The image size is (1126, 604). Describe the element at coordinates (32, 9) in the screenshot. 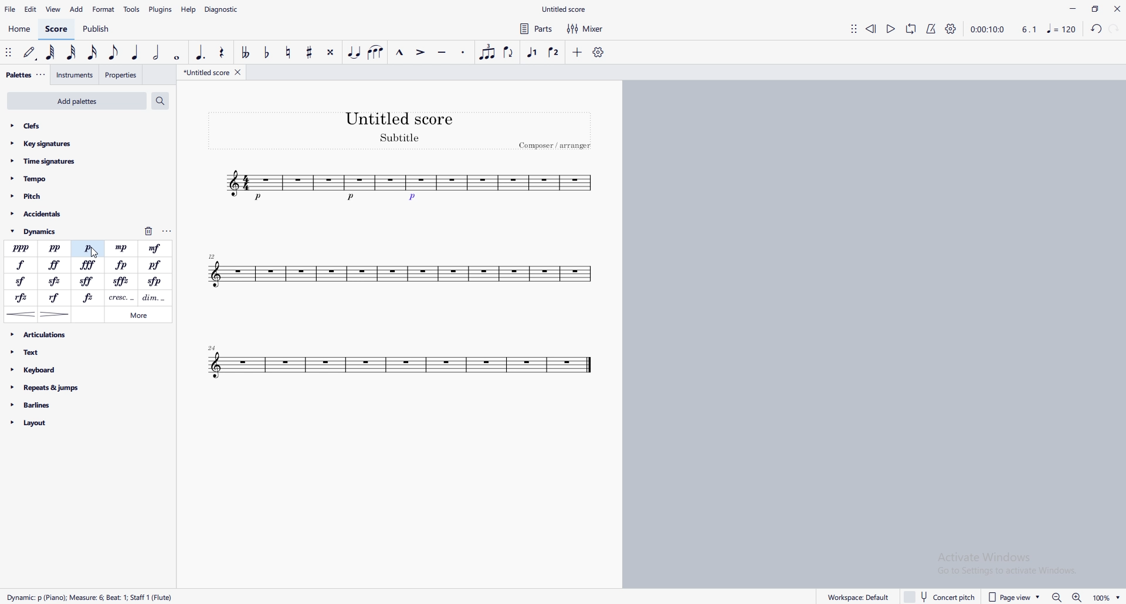

I see `edit` at that location.